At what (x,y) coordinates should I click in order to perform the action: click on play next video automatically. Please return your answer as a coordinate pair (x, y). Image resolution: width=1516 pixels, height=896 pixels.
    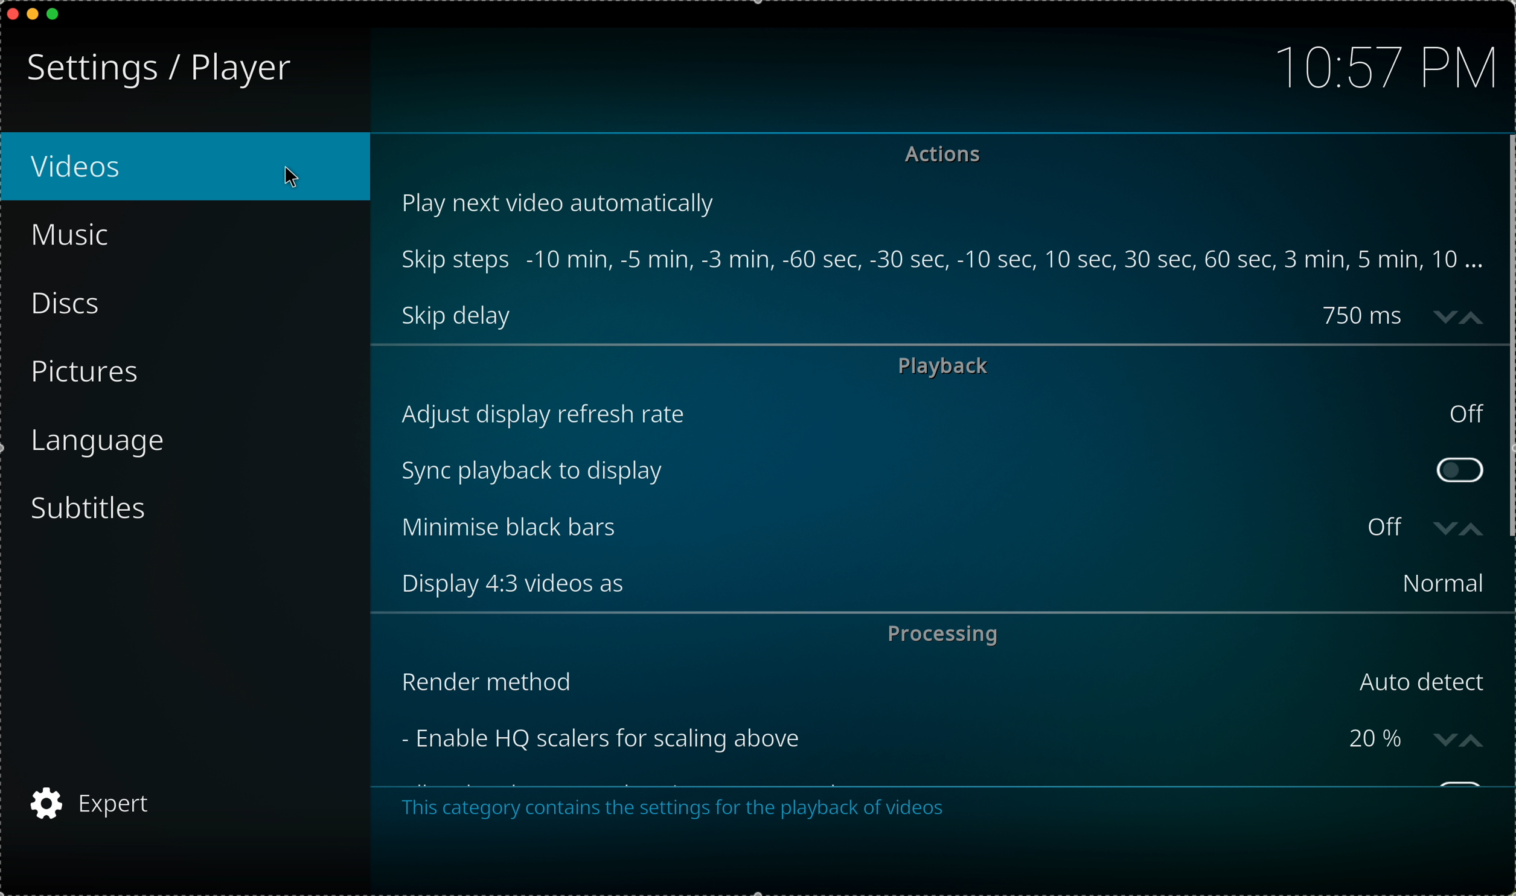
    Looking at the image, I should click on (565, 202).